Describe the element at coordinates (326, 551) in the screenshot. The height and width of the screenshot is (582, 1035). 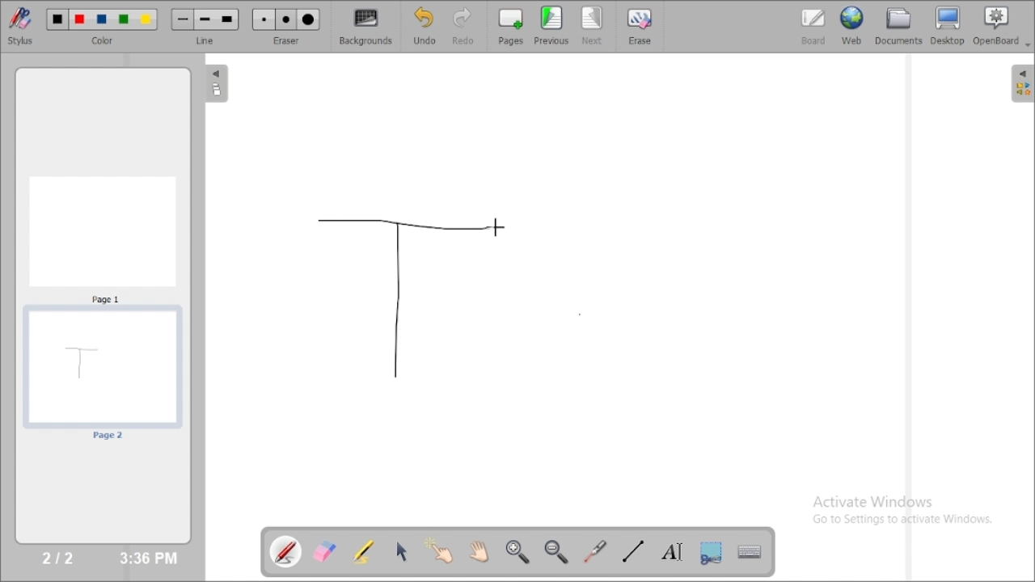
I see `erase annotation` at that location.